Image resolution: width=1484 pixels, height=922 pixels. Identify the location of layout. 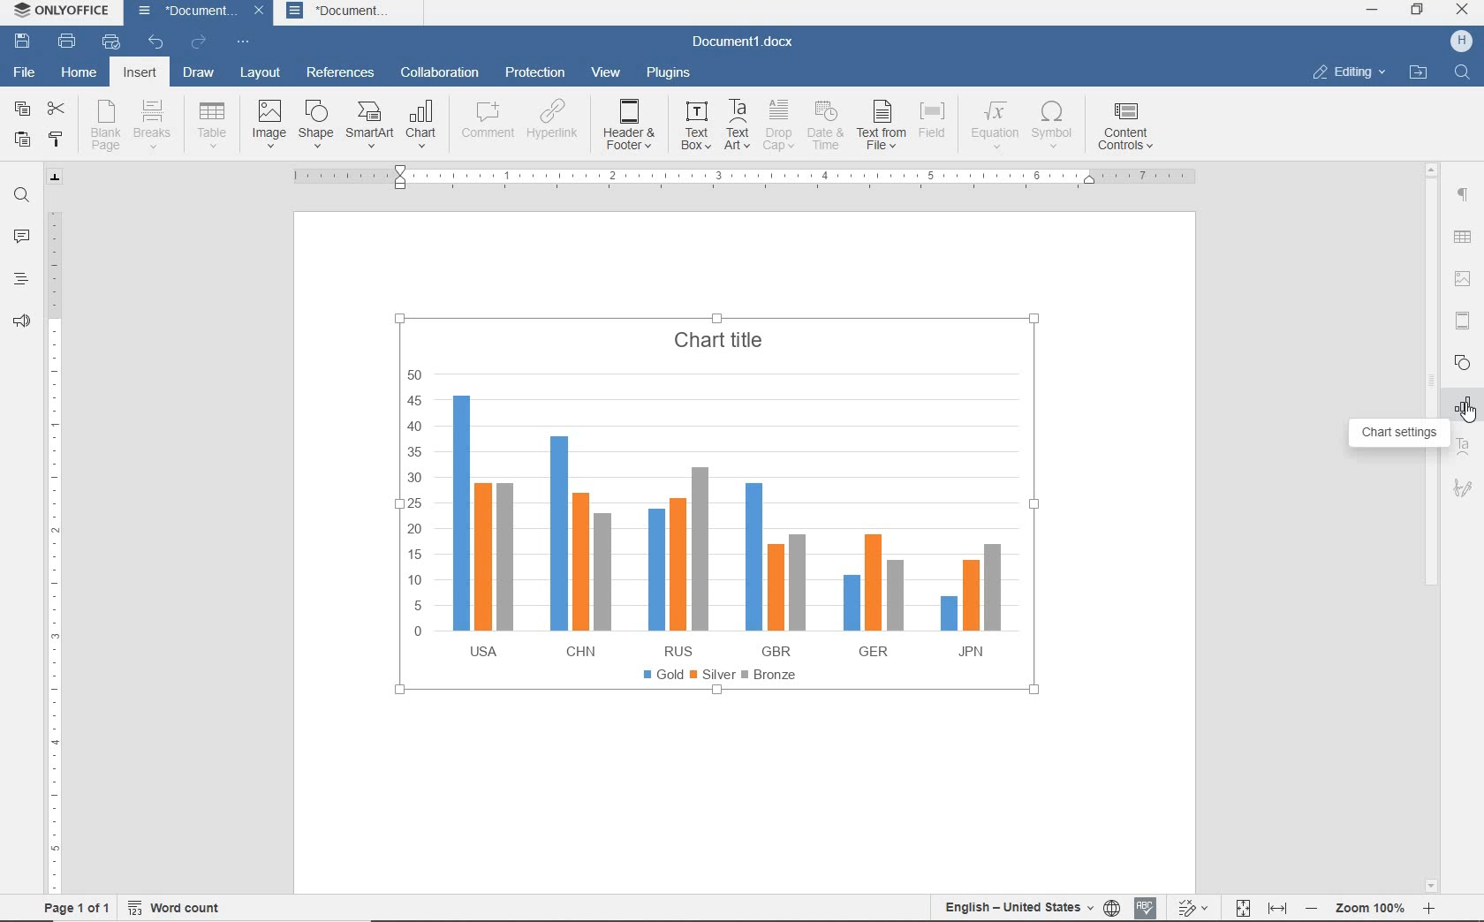
(257, 73).